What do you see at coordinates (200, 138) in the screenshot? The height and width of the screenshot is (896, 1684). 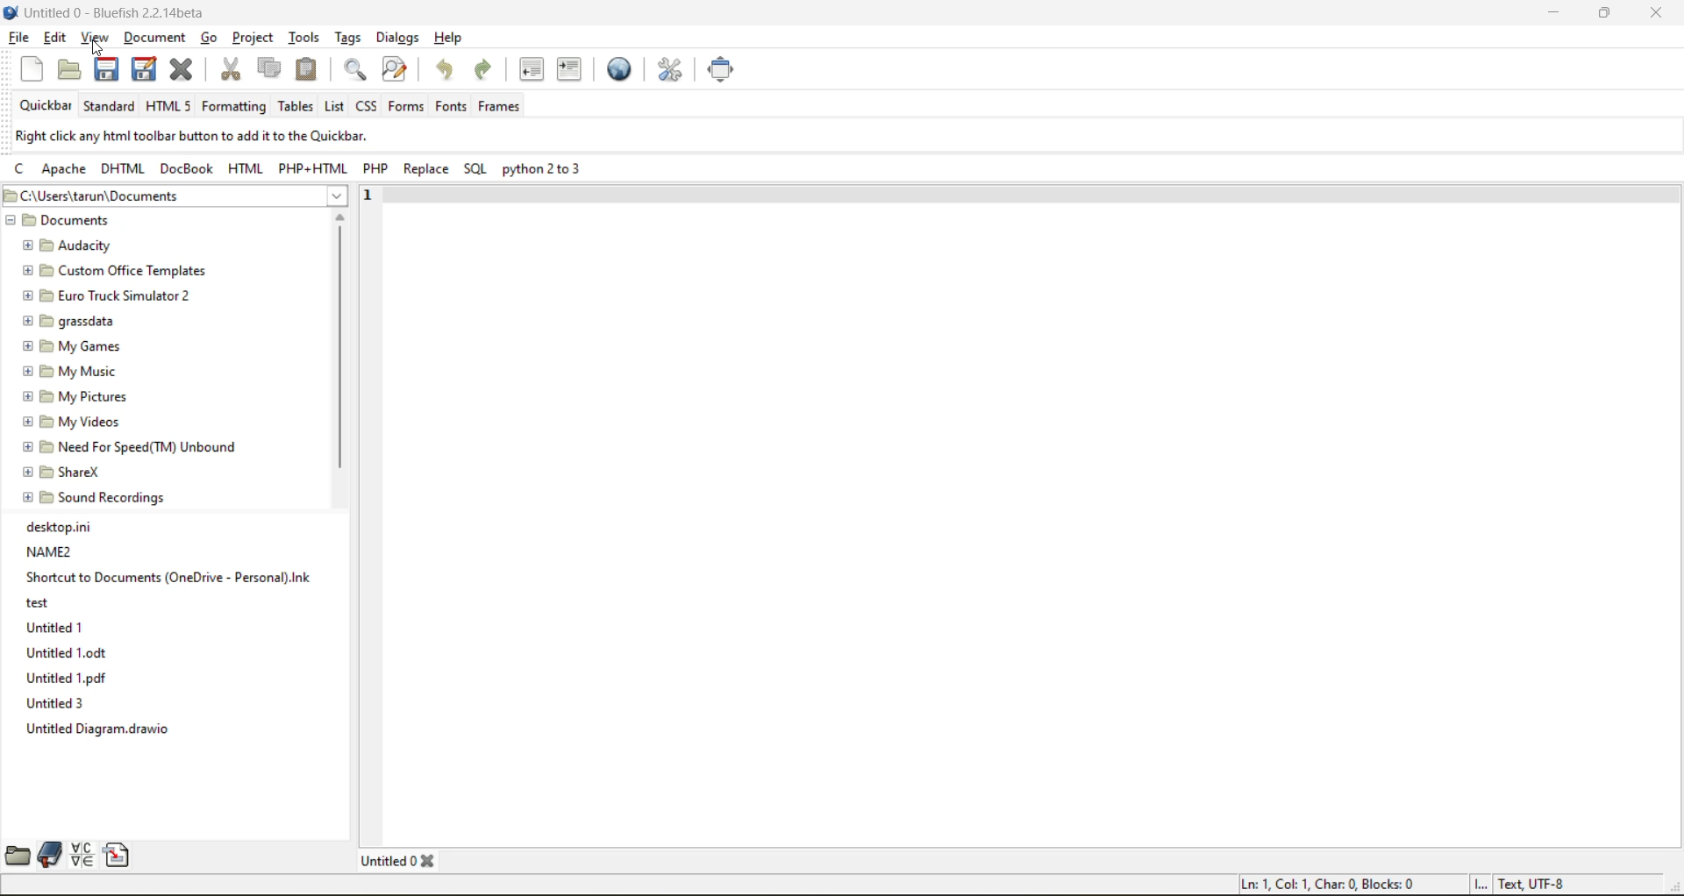 I see `metadata` at bounding box center [200, 138].